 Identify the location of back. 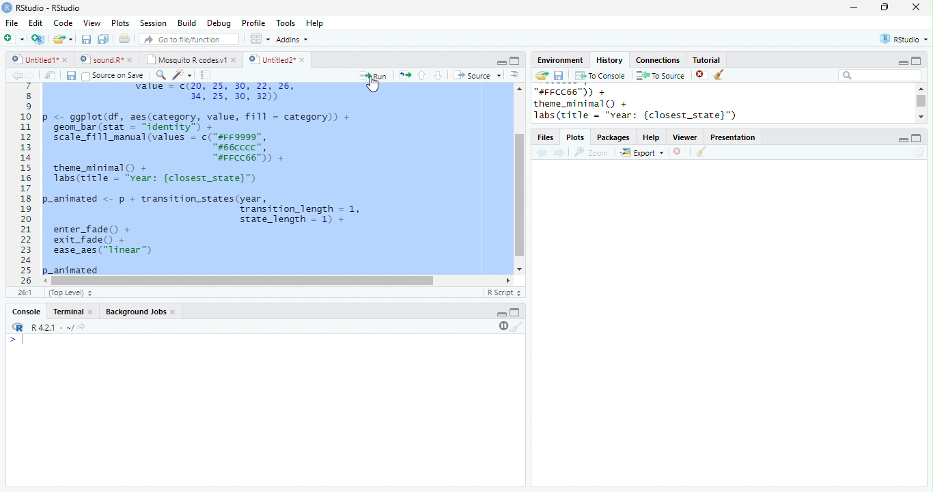
(16, 75).